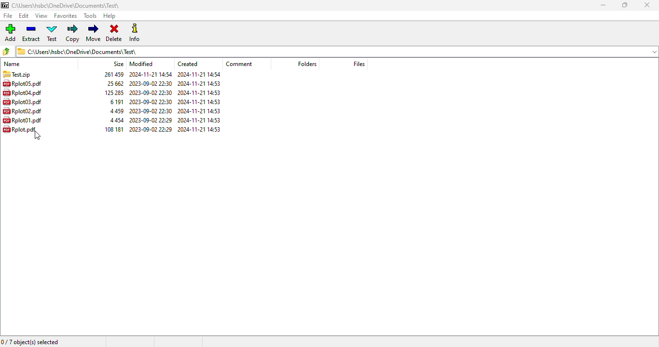 The image size is (659, 347). What do you see at coordinates (24, 102) in the screenshot?
I see ` Rplot03.pdf` at bounding box center [24, 102].